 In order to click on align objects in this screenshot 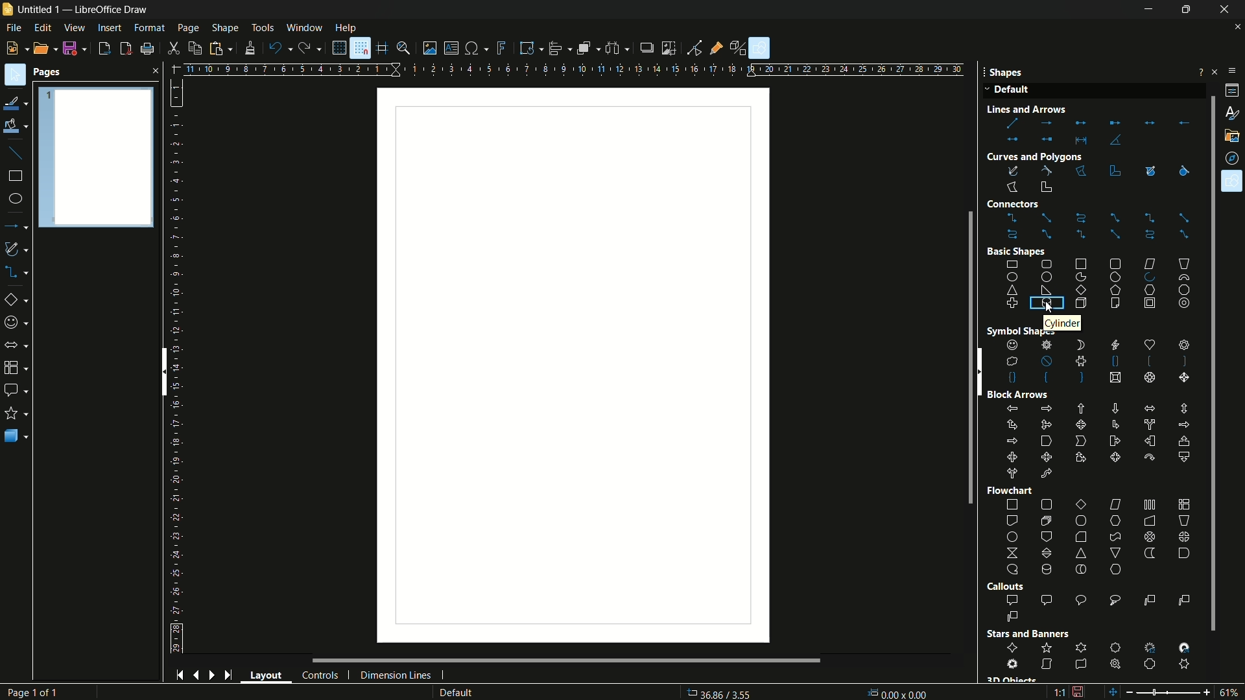, I will do `click(560, 47)`.